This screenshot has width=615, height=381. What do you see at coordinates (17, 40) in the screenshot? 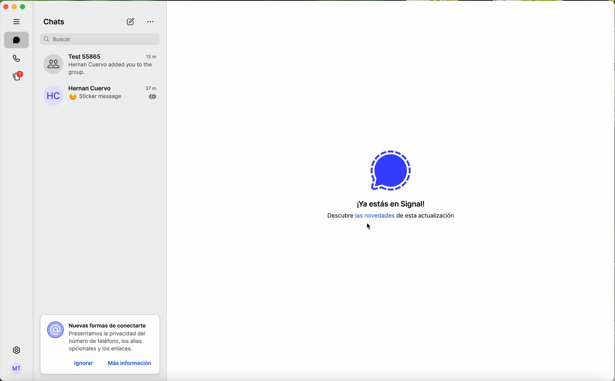
I see `chats` at bounding box center [17, 40].